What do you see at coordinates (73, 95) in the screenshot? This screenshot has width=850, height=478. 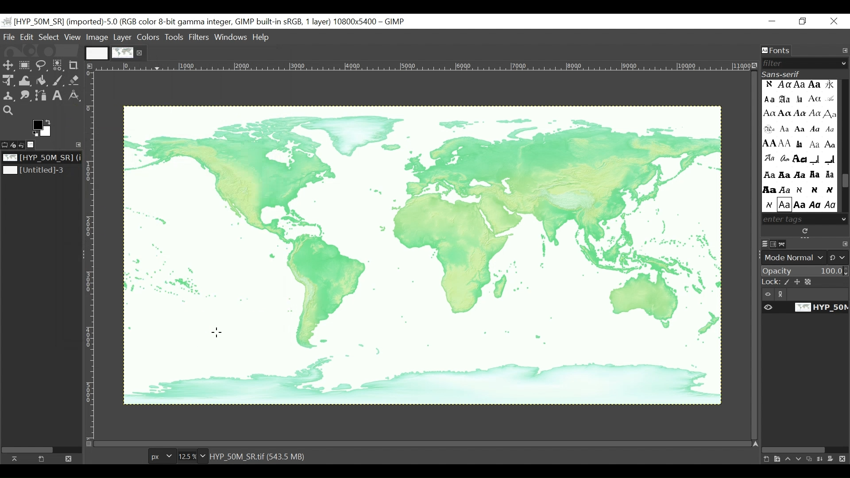 I see `Measure Tool` at bounding box center [73, 95].